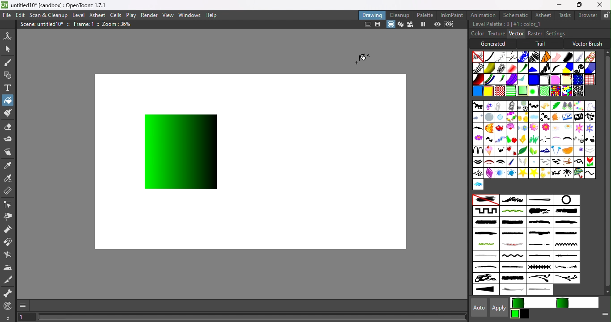 The image size is (611, 322). What do you see at coordinates (578, 128) in the screenshot?
I see `flow4` at bounding box center [578, 128].